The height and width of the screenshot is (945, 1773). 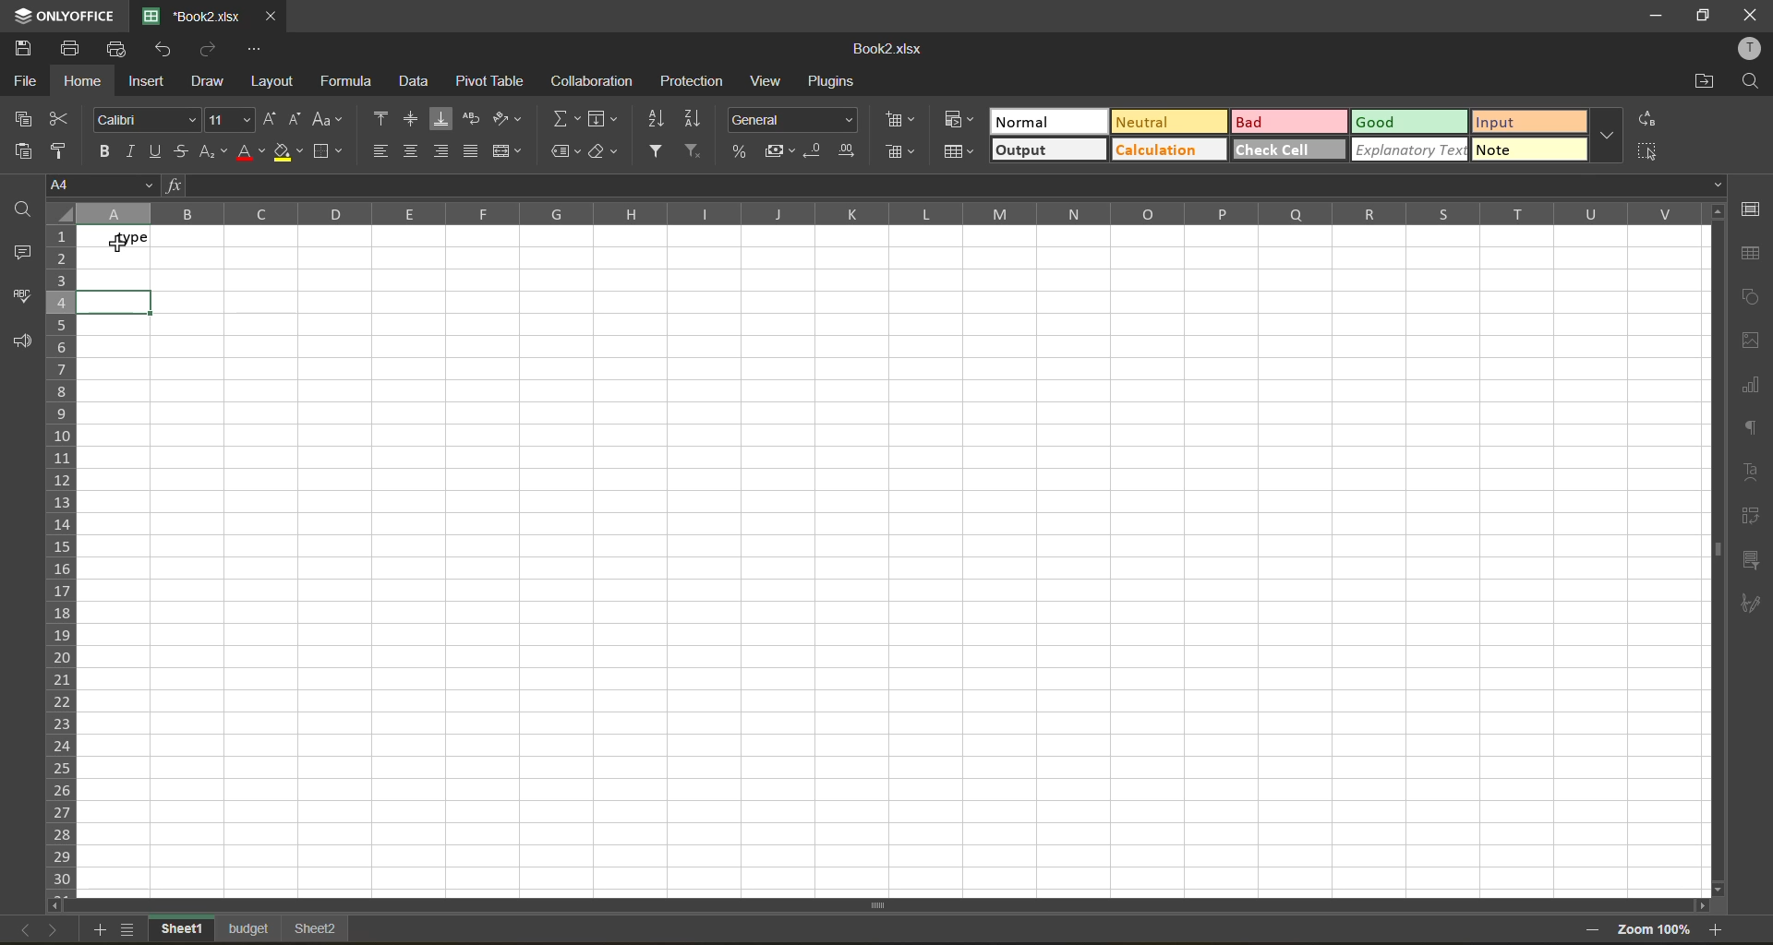 I want to click on fields, so click(x=602, y=122).